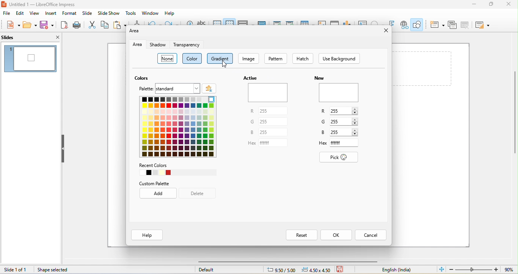 Image resolution: width=518 pixels, height=274 pixels. What do you see at coordinates (68, 13) in the screenshot?
I see `format` at bounding box center [68, 13].